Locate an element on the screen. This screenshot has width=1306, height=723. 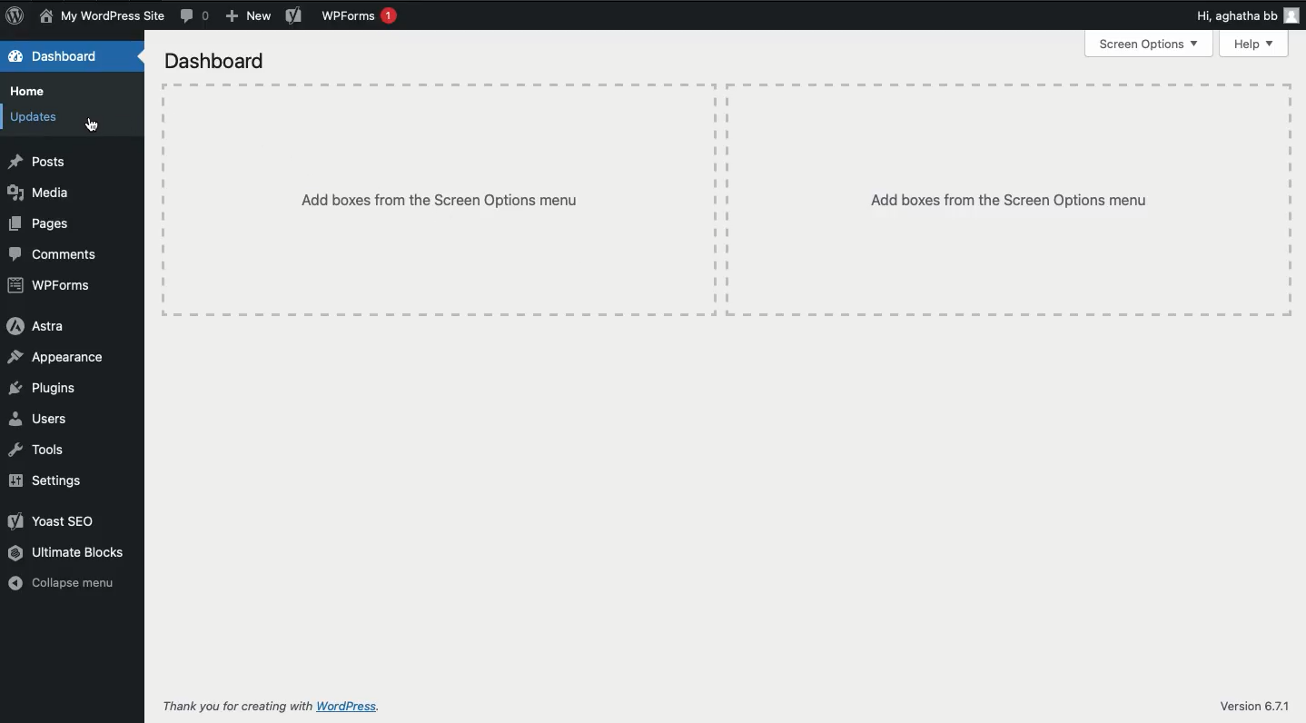
Hi user is located at coordinates (1247, 15).